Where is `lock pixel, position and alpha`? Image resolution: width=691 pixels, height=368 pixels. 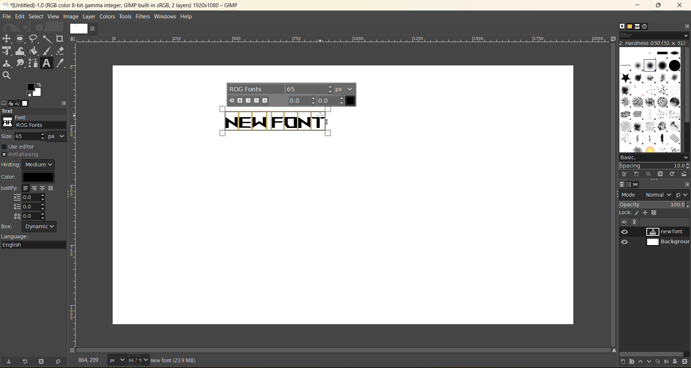 lock pixel, position and alpha is located at coordinates (654, 213).